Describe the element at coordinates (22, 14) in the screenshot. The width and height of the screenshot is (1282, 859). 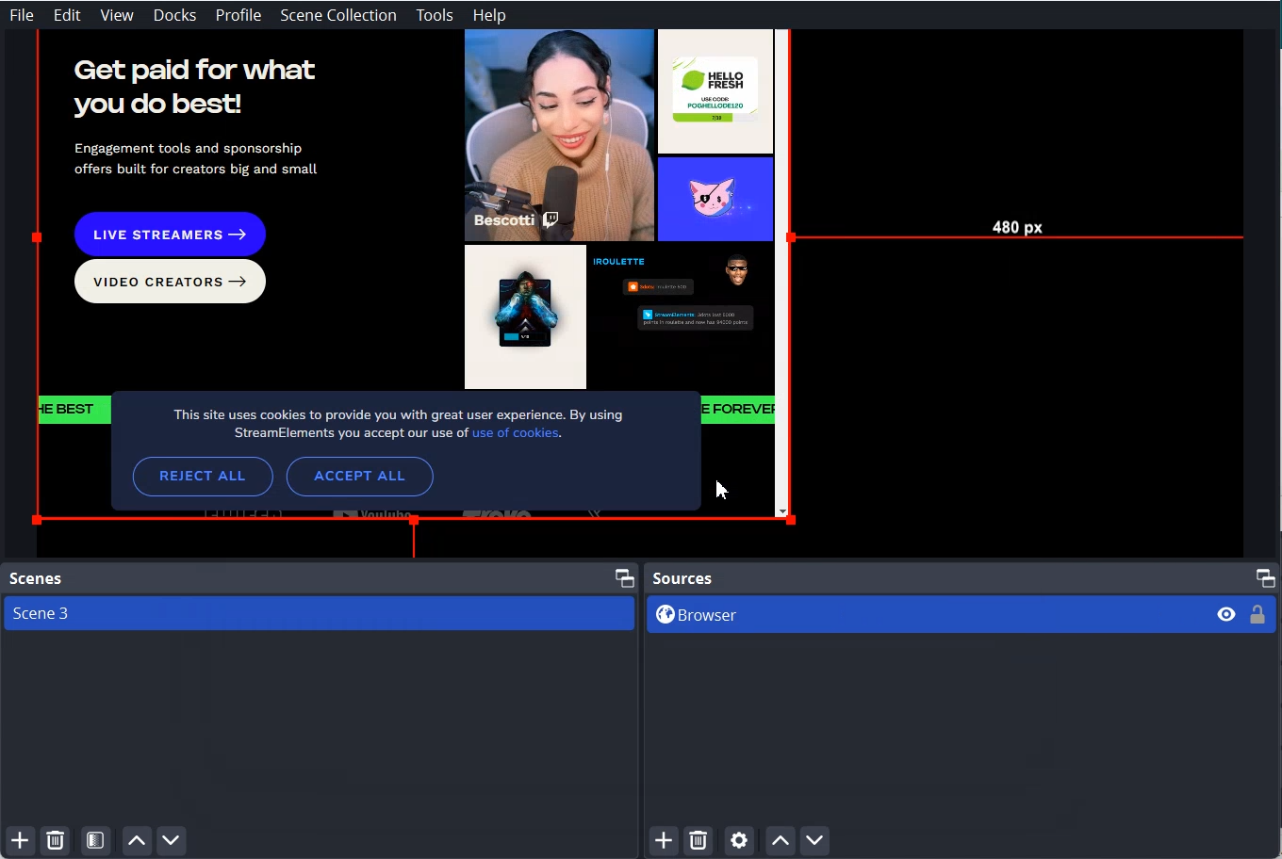
I see `File` at that location.